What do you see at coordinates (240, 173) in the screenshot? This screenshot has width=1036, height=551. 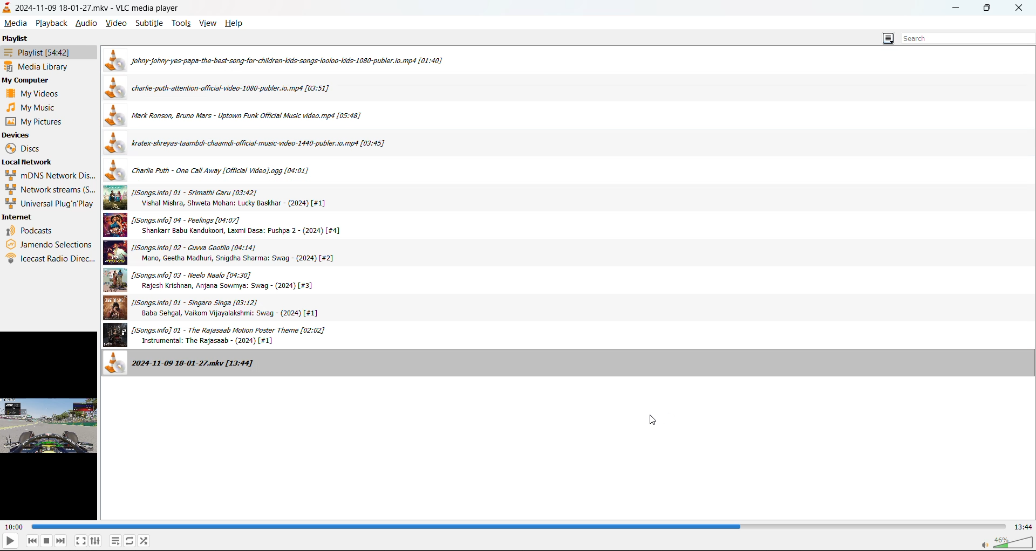 I see `tracks without duration` at bounding box center [240, 173].